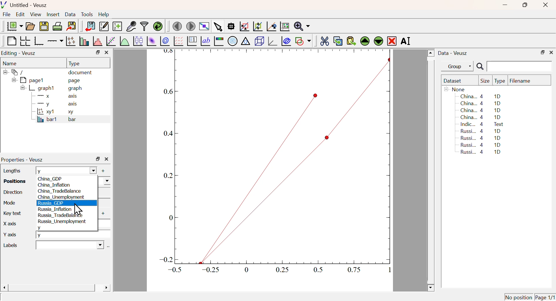 The height and width of the screenshot is (301, 556). What do you see at coordinates (158, 26) in the screenshot?
I see `Reload linked dataset` at bounding box center [158, 26].